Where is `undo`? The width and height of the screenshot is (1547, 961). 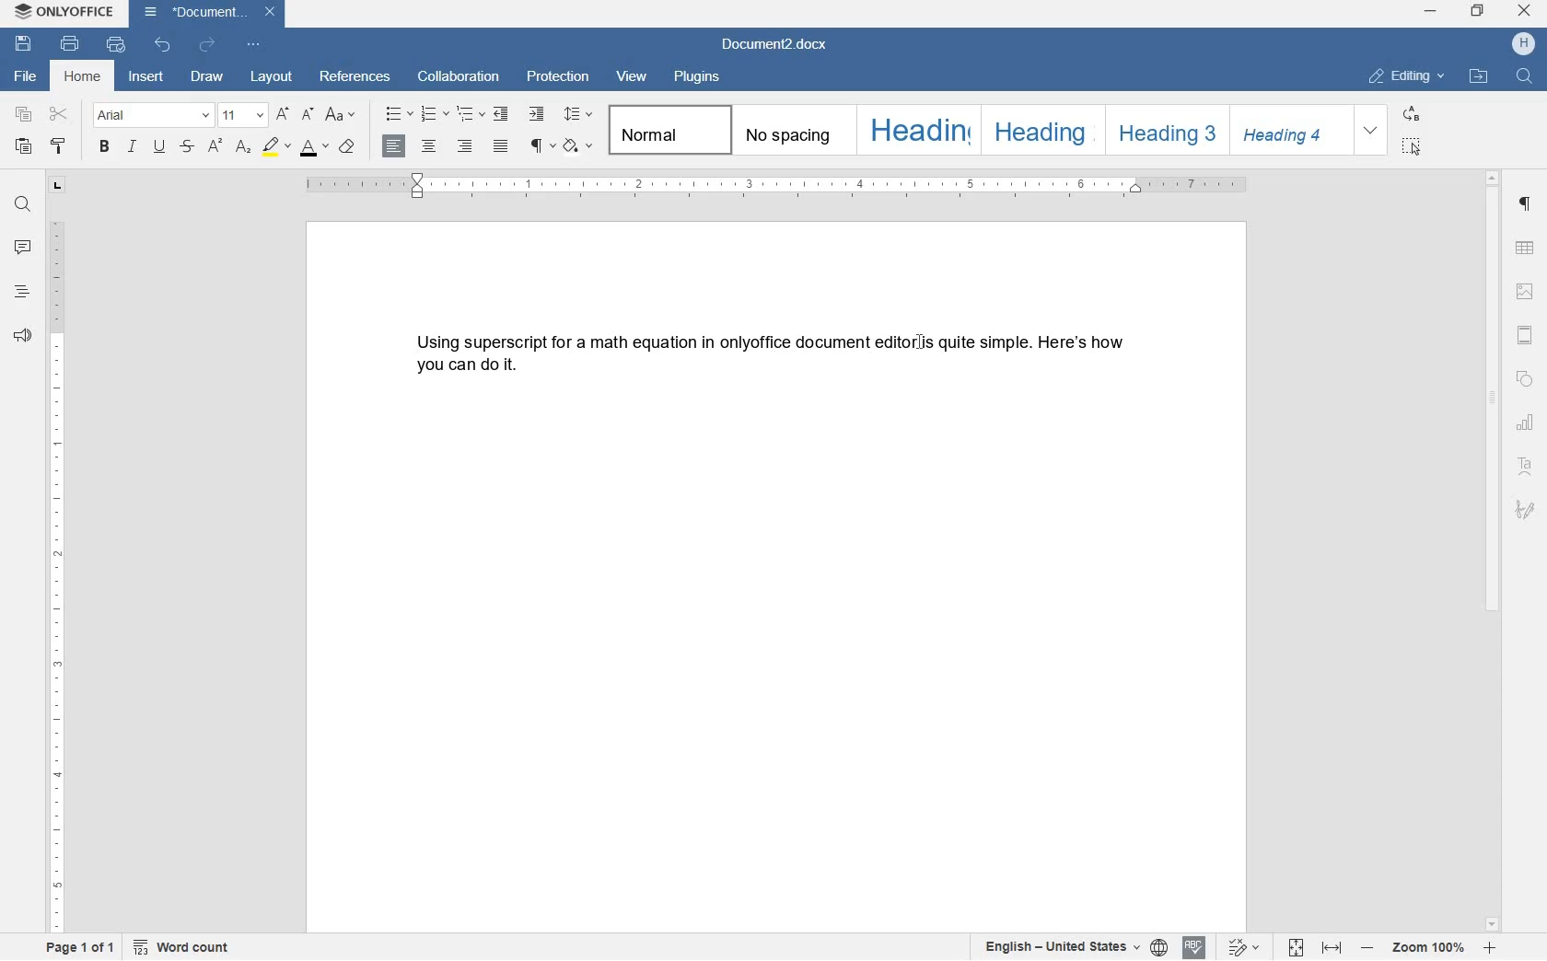 undo is located at coordinates (163, 44).